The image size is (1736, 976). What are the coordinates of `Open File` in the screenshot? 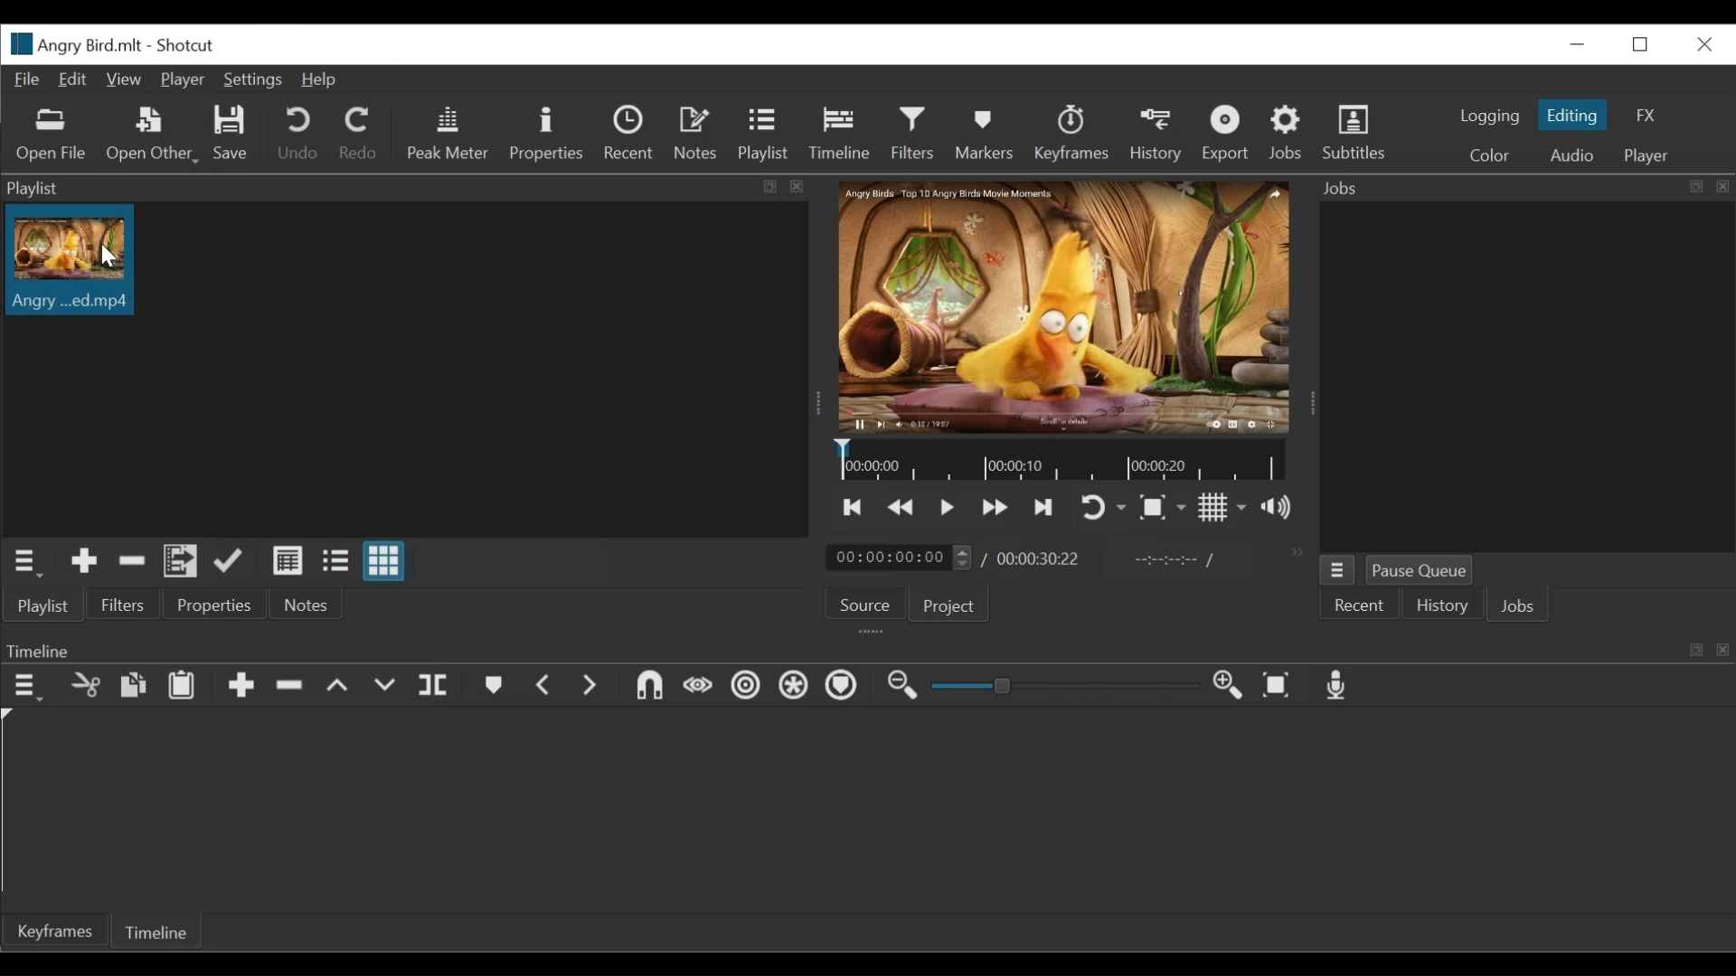 It's located at (47, 134).